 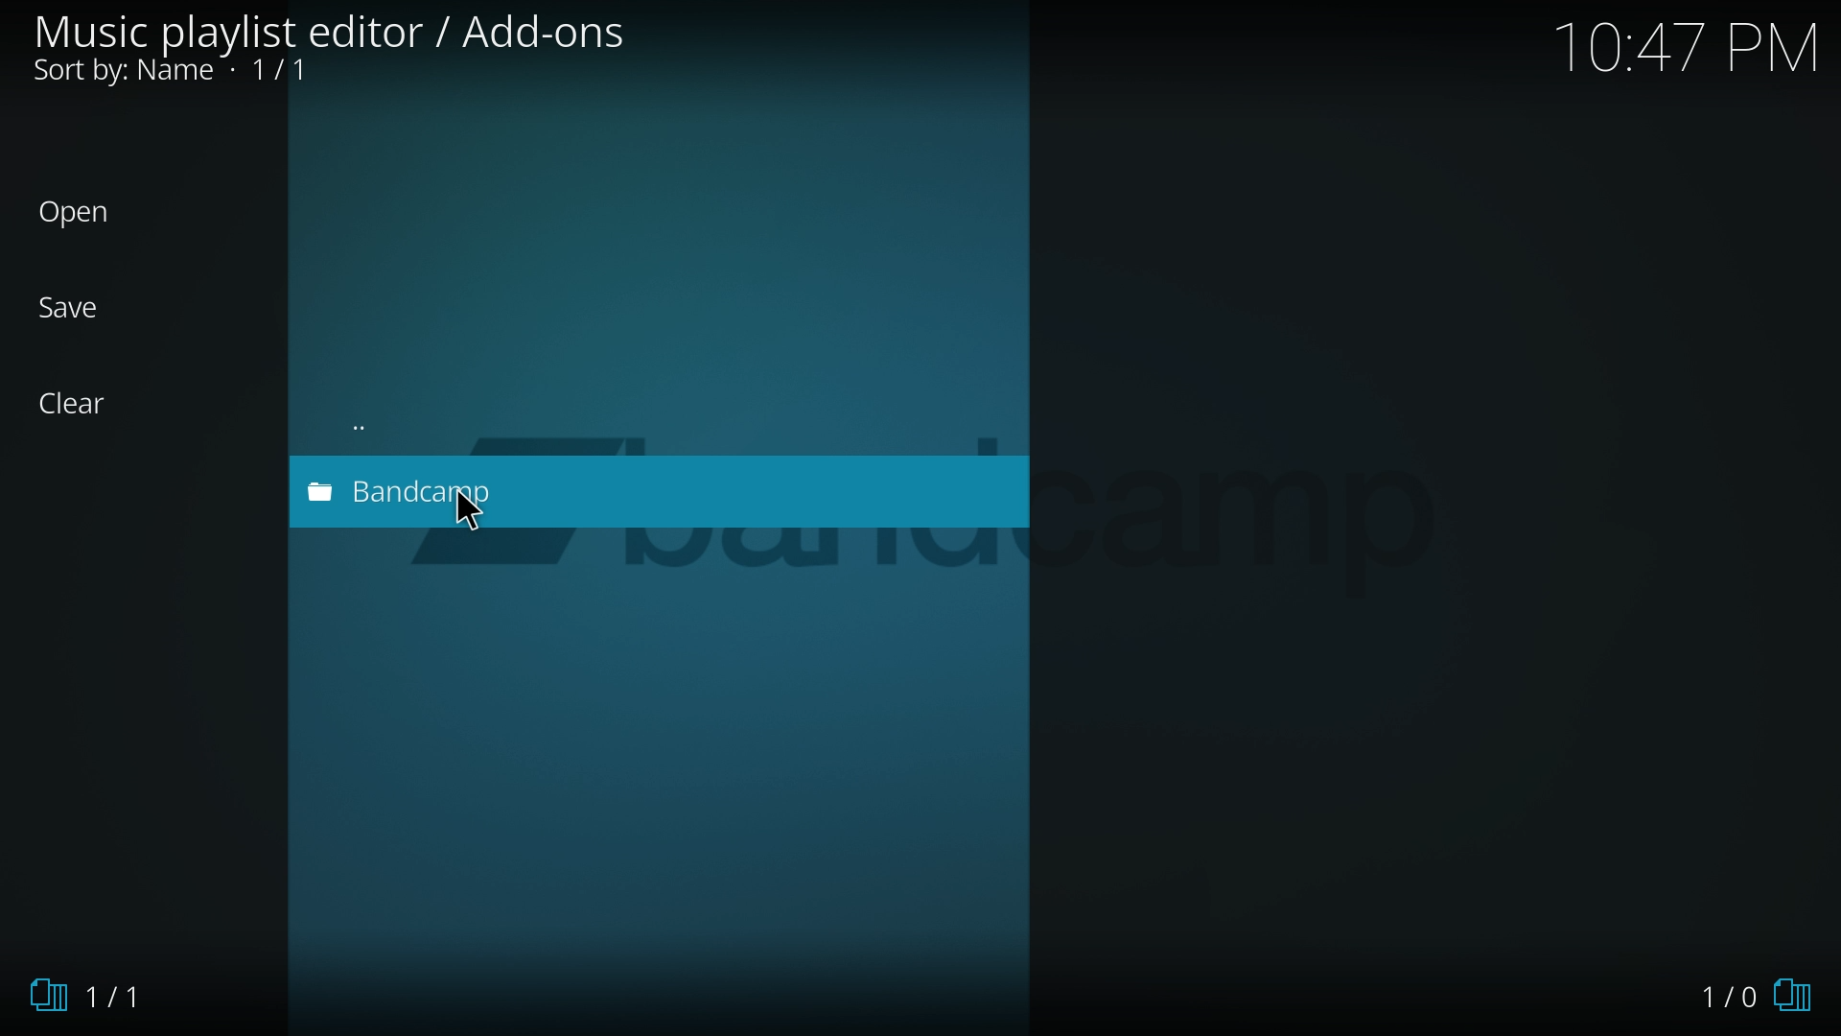 I want to click on 1/1, so click(x=95, y=999).